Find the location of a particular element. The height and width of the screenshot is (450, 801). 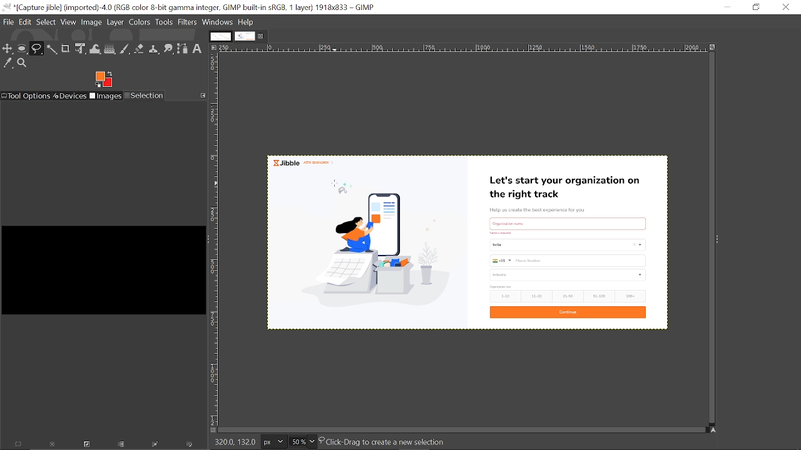

Foreground color is located at coordinates (105, 79).